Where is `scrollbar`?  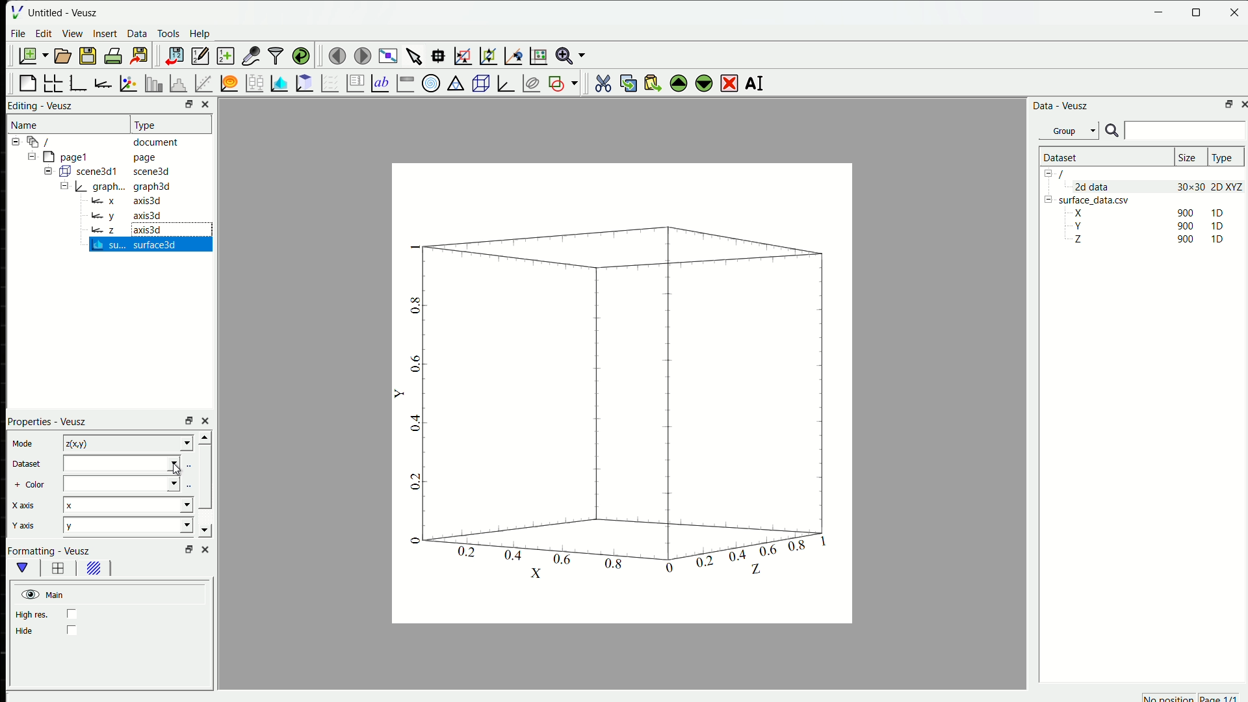 scrollbar is located at coordinates (207, 477).